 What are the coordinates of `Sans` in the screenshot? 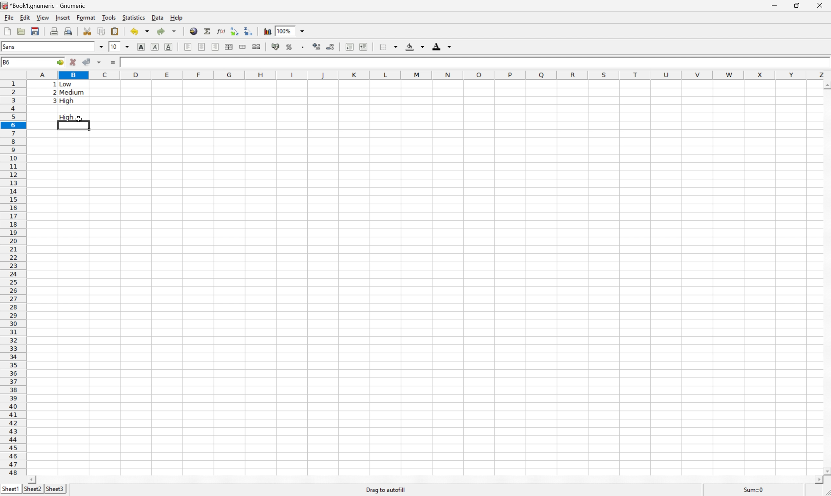 It's located at (11, 46).